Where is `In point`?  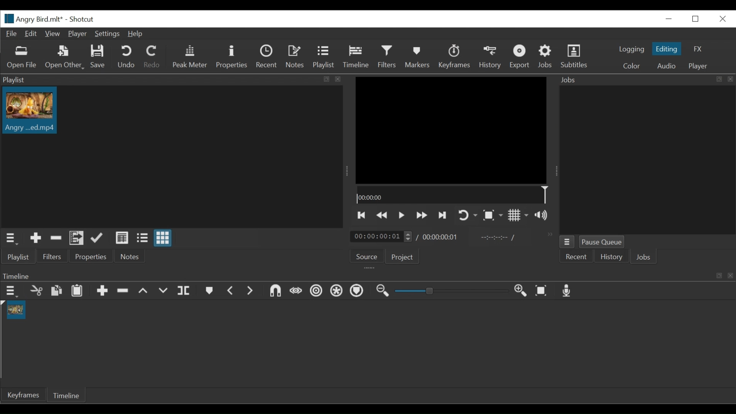 In point is located at coordinates (497, 238).